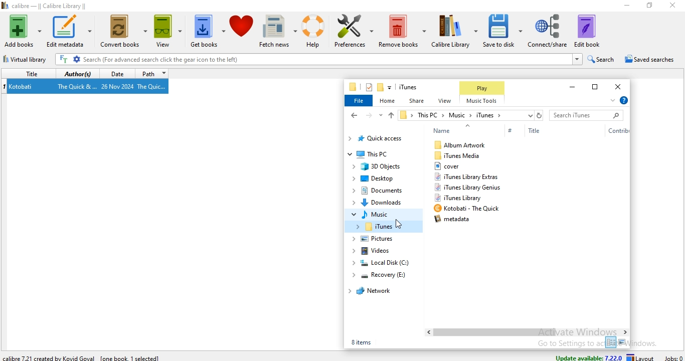  What do you see at coordinates (373, 227) in the screenshot?
I see `iTunes` at bounding box center [373, 227].